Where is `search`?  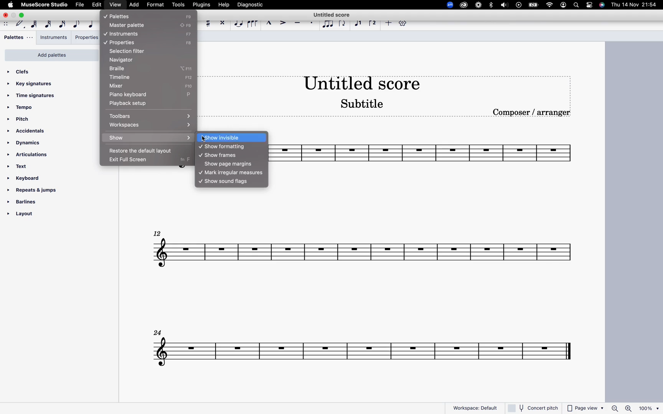 search is located at coordinates (577, 5).